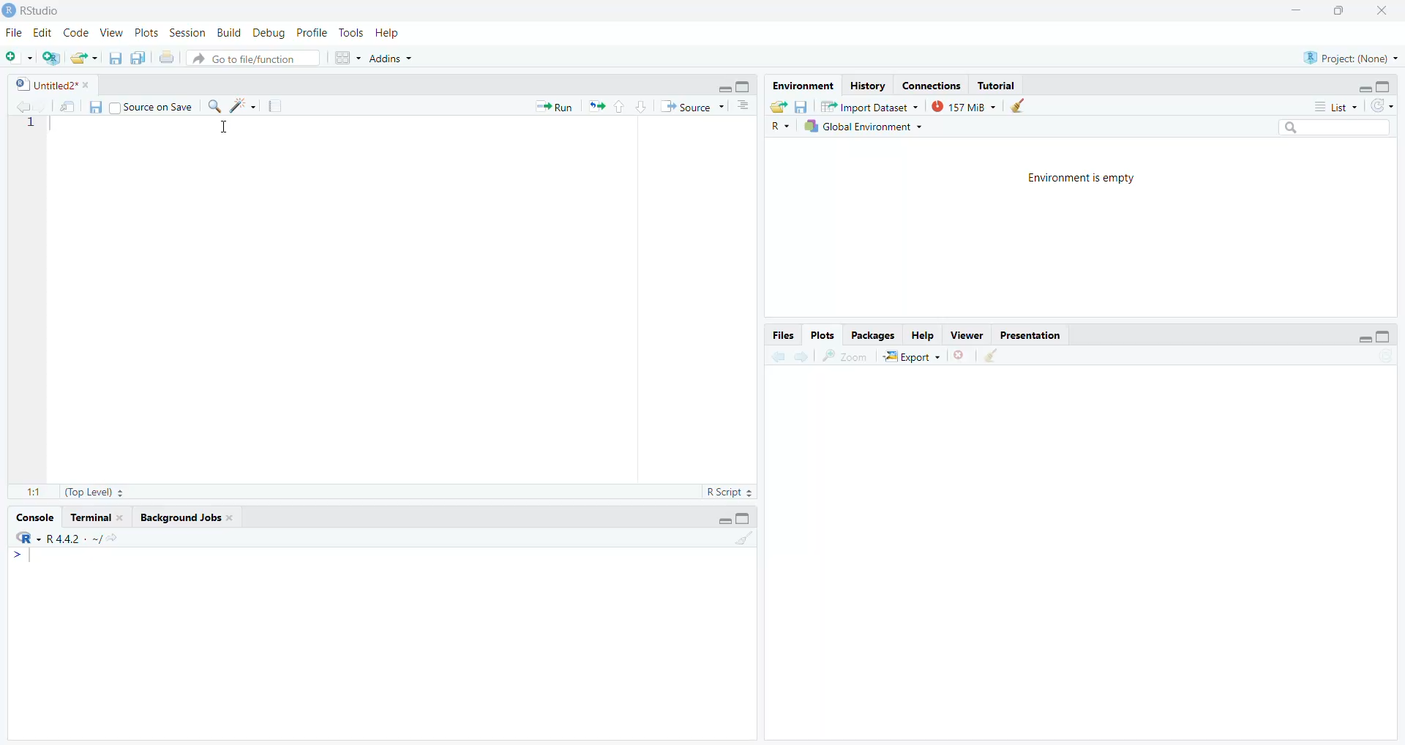 Image resolution: width=1405 pixels, height=745 pixels. I want to click on find/replace, so click(217, 106).